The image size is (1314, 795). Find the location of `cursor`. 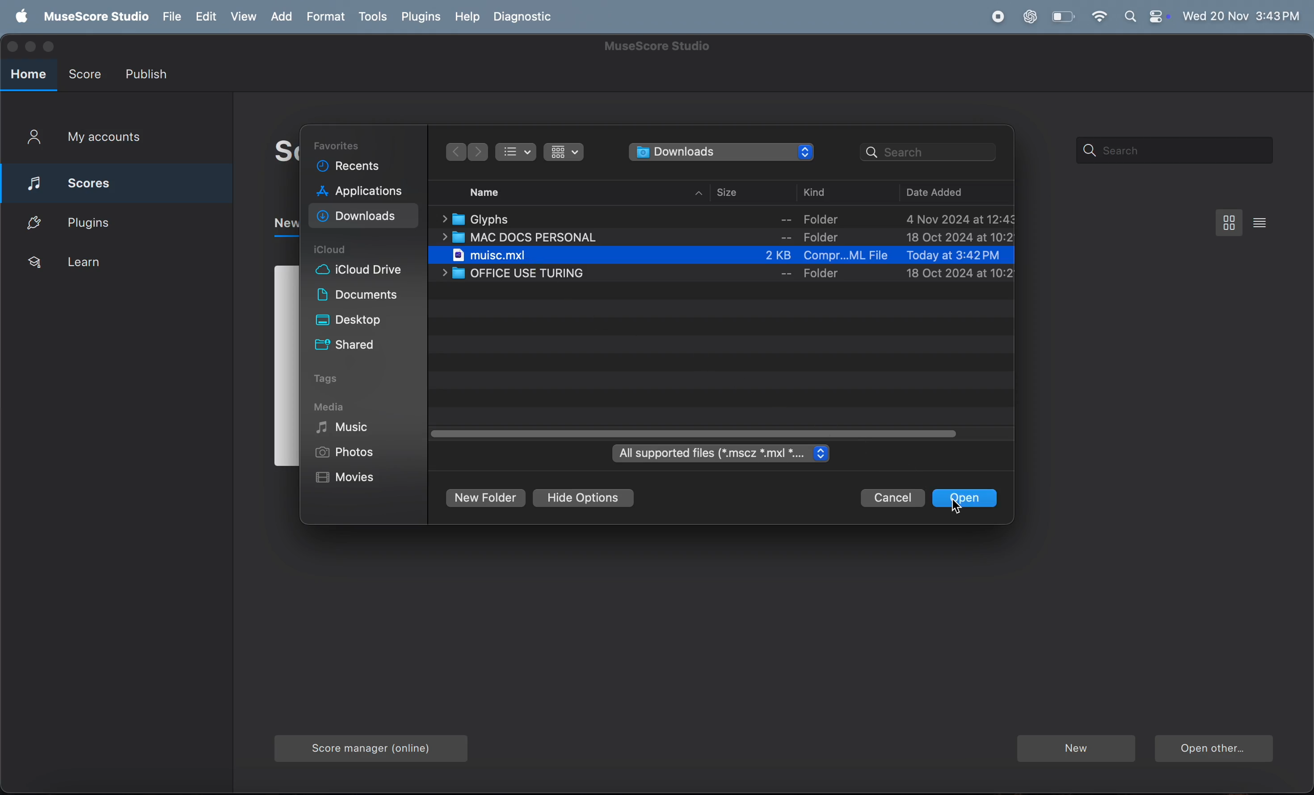

cursor is located at coordinates (958, 511).